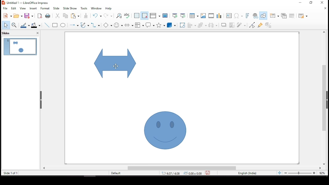  What do you see at coordinates (322, 173) in the screenshot?
I see `zoom level` at bounding box center [322, 173].